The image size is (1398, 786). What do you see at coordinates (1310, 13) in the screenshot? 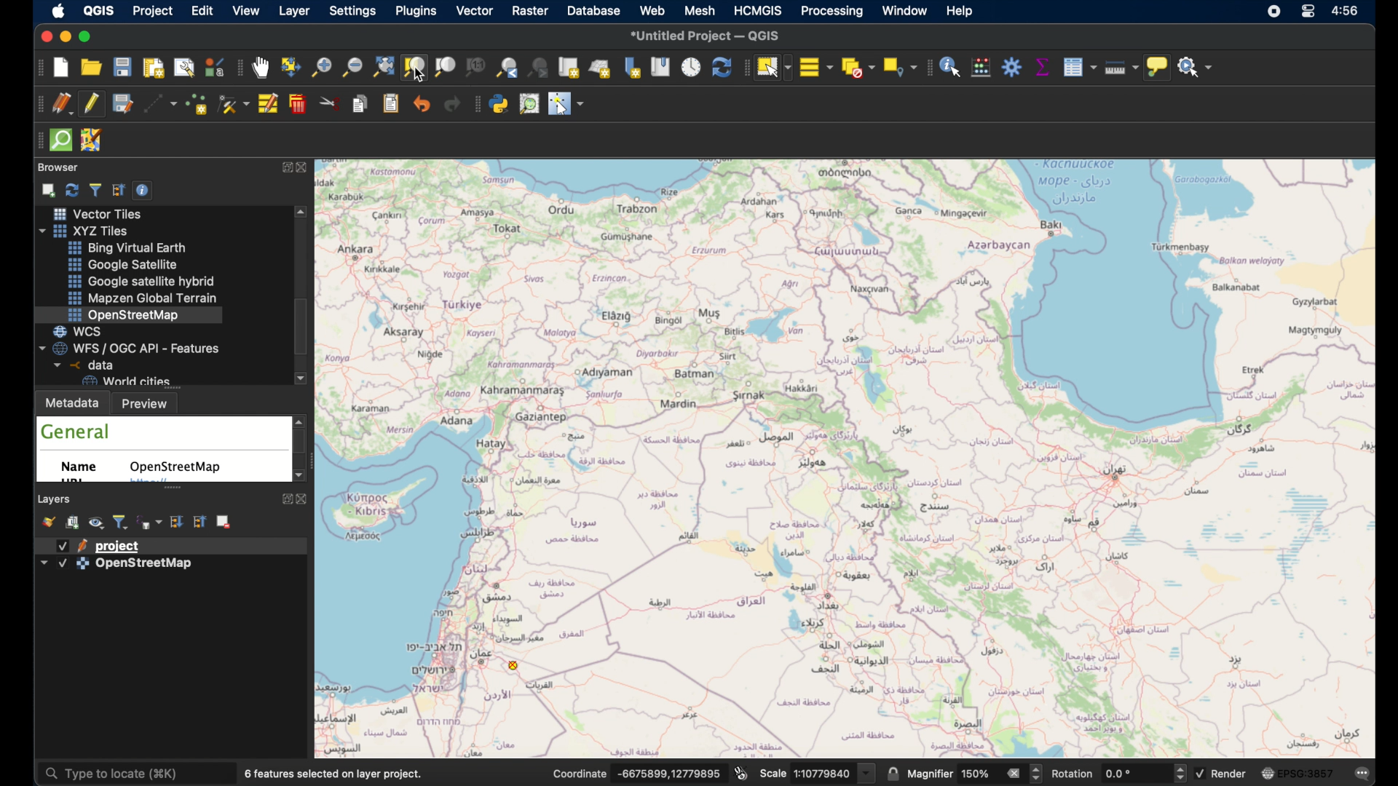
I see `control center` at bounding box center [1310, 13].